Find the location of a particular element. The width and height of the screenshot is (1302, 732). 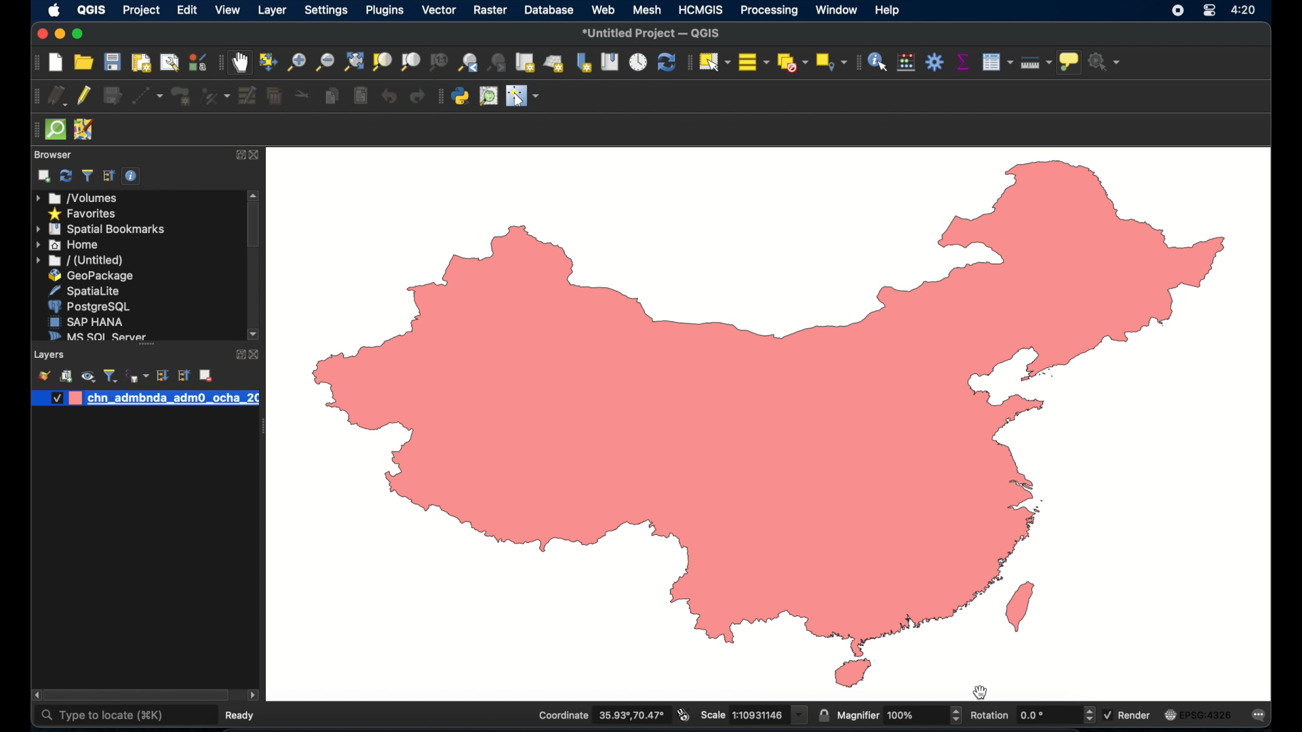

zoom to layer is located at coordinates (412, 62).